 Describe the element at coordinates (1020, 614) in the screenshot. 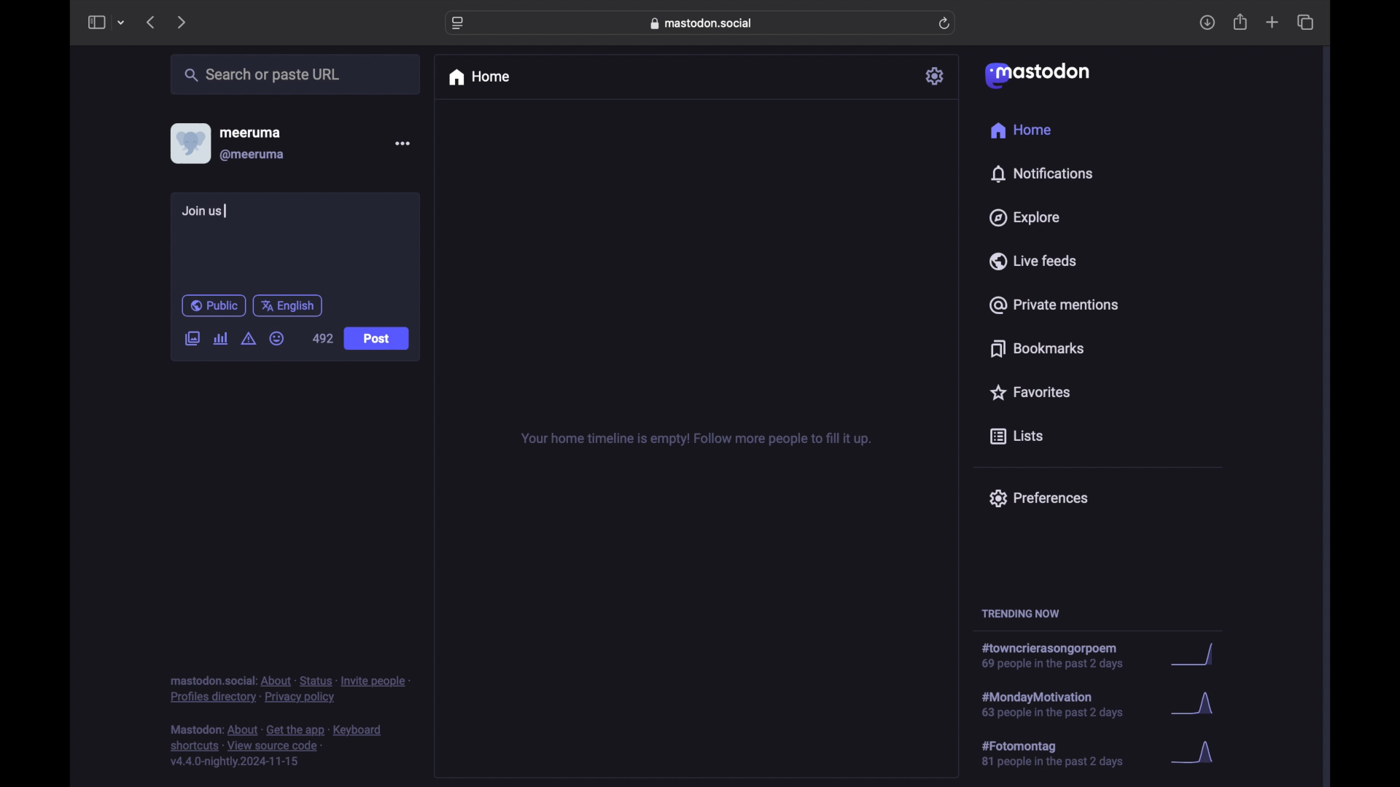

I see `trending now` at that location.